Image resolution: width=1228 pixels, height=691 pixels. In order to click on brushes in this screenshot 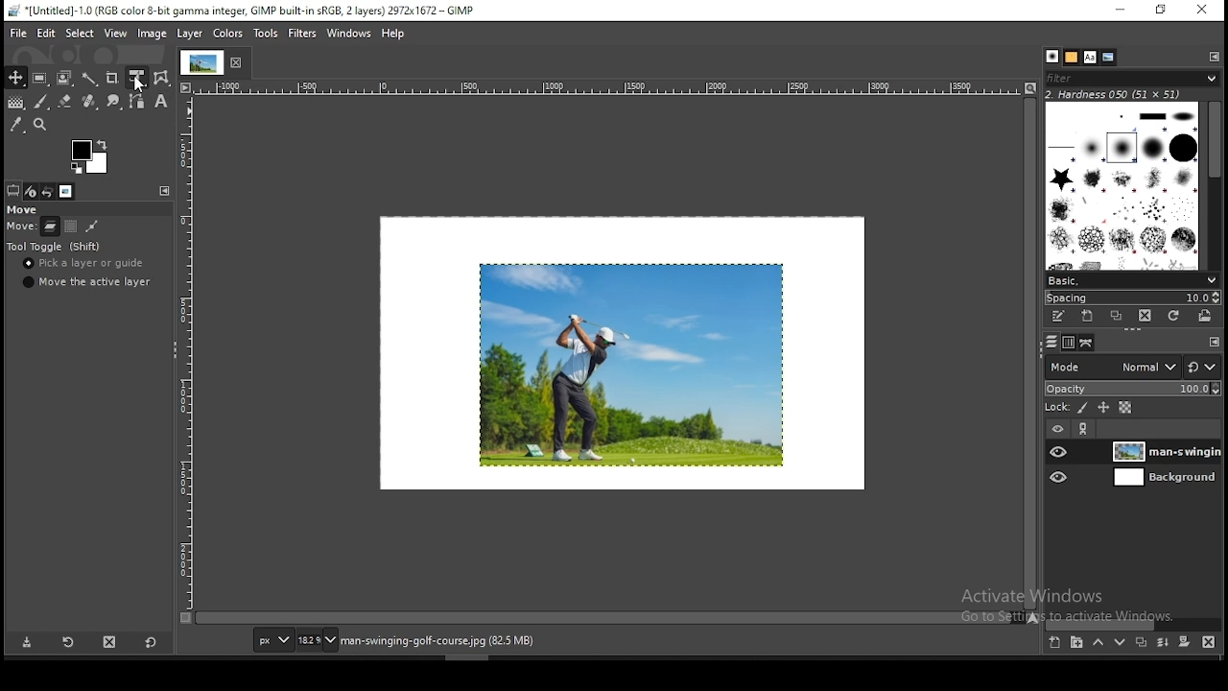, I will do `click(1051, 57)`.